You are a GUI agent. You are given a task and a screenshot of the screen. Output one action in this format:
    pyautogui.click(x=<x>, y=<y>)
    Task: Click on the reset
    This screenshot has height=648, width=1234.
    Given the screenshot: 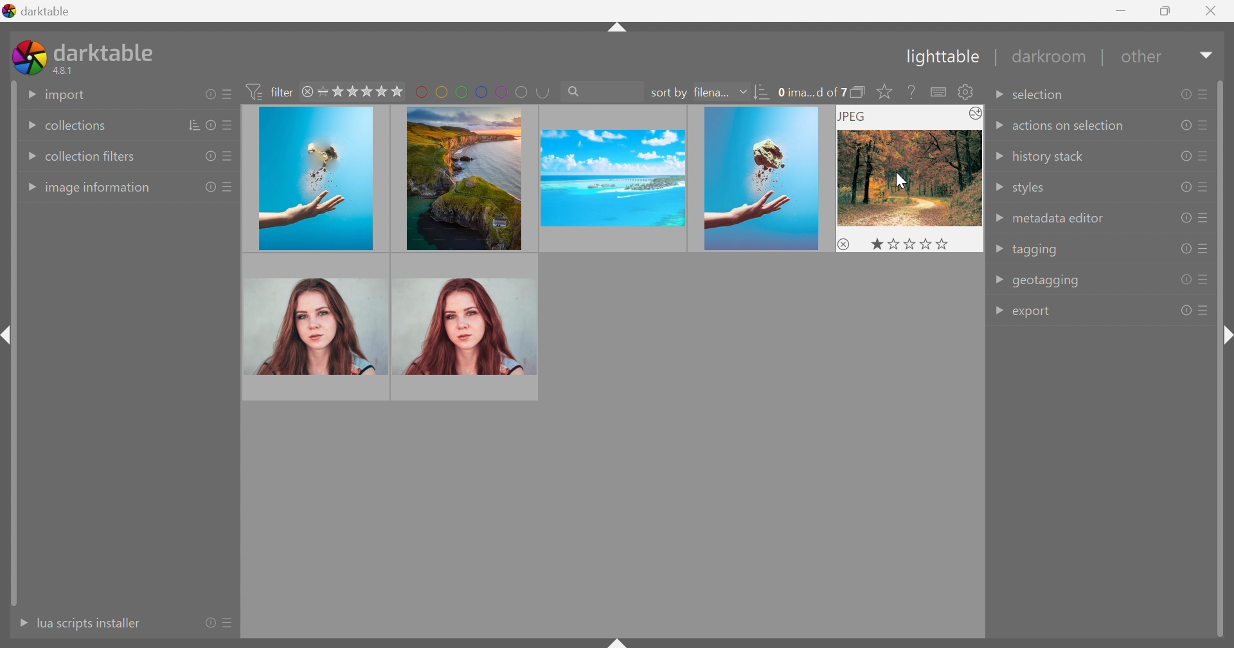 What is the action you would take?
    pyautogui.click(x=213, y=125)
    